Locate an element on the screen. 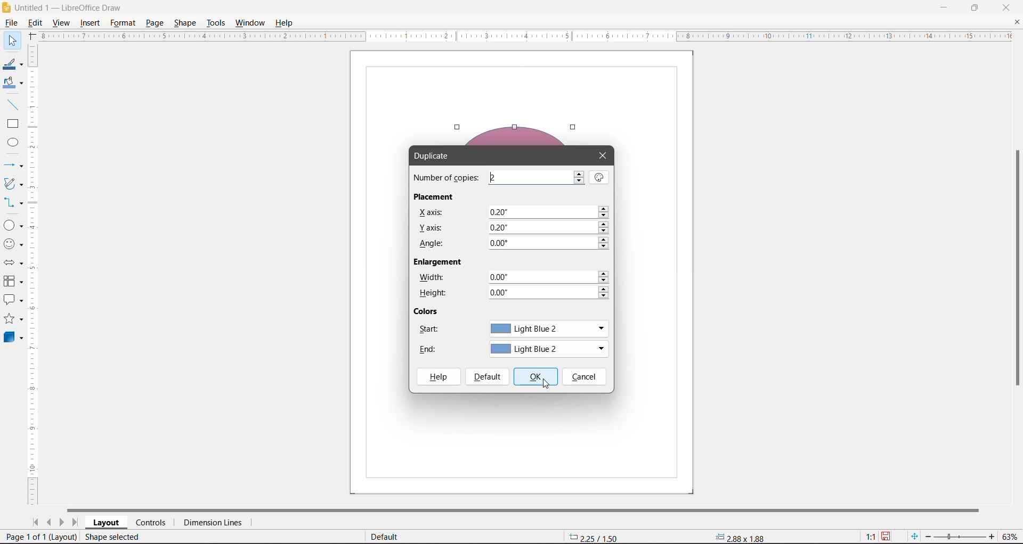 The height and width of the screenshot is (544, 1023). Close Document is located at coordinates (1017, 22).